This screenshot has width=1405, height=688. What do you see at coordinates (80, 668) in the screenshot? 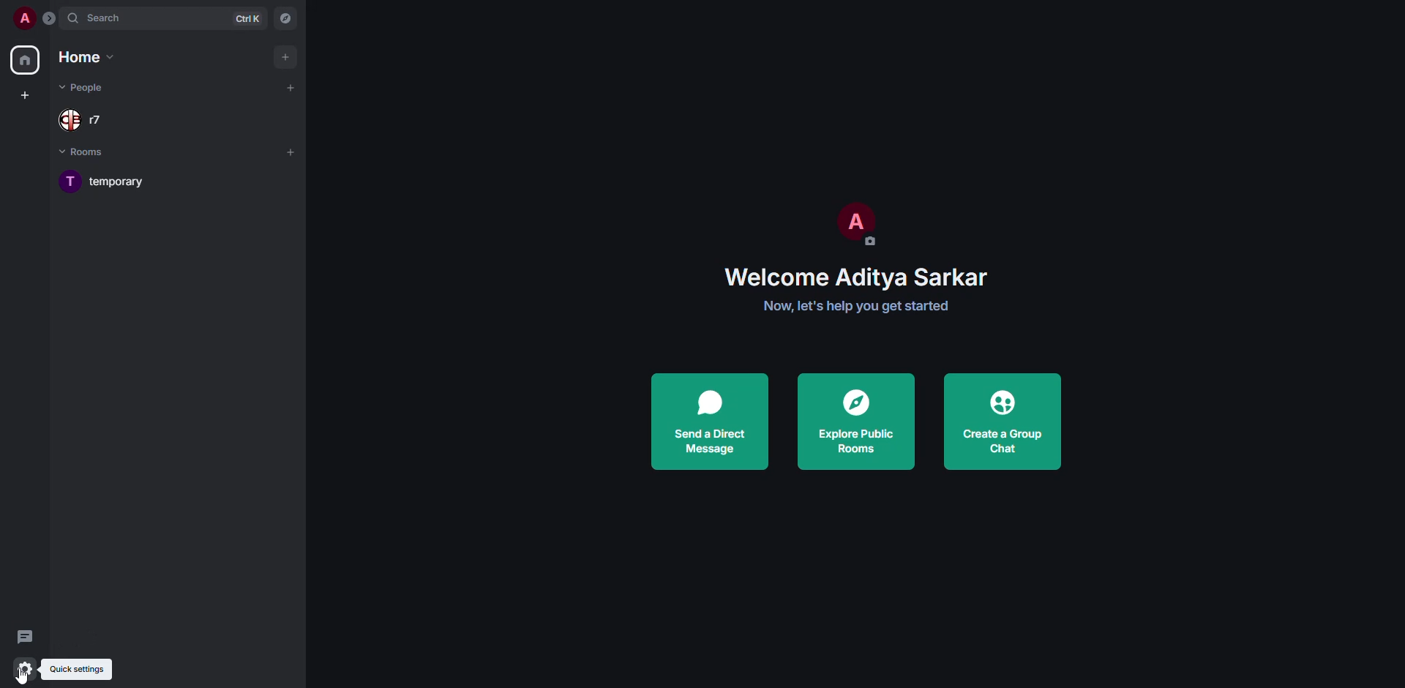
I see `quick settings` at bounding box center [80, 668].